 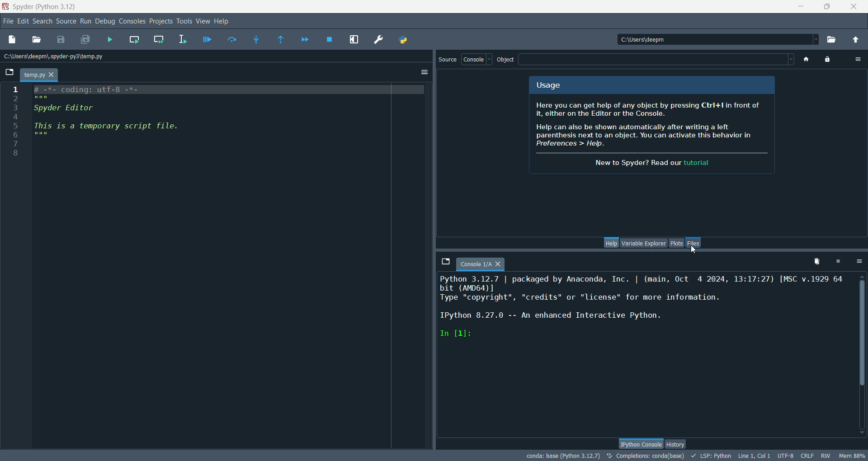 I want to click on run, so click(x=86, y=22).